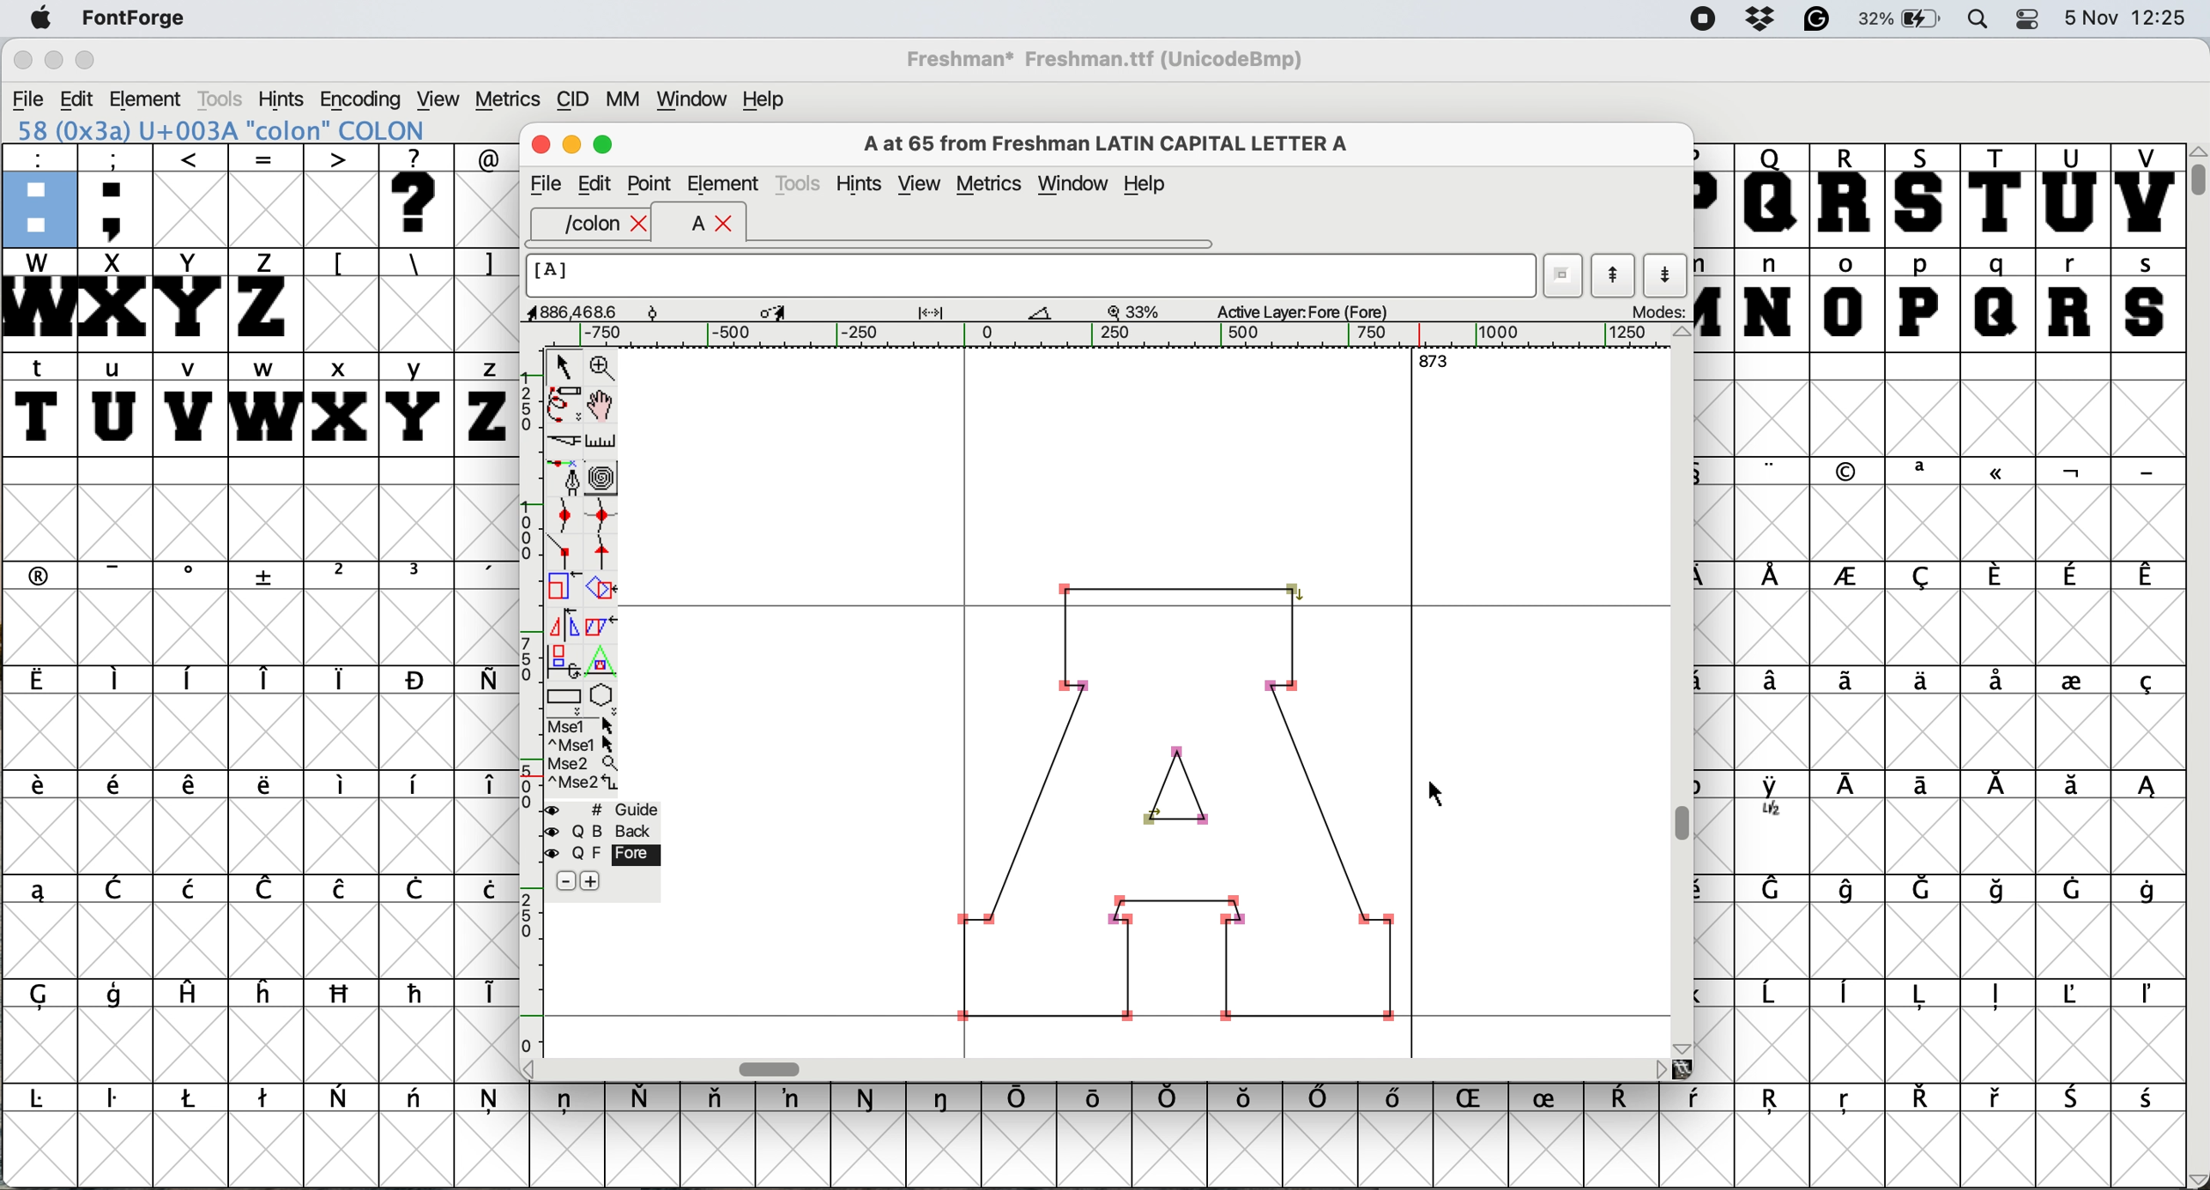 The image size is (2210, 1190). What do you see at coordinates (945, 1098) in the screenshot?
I see `symbol` at bounding box center [945, 1098].